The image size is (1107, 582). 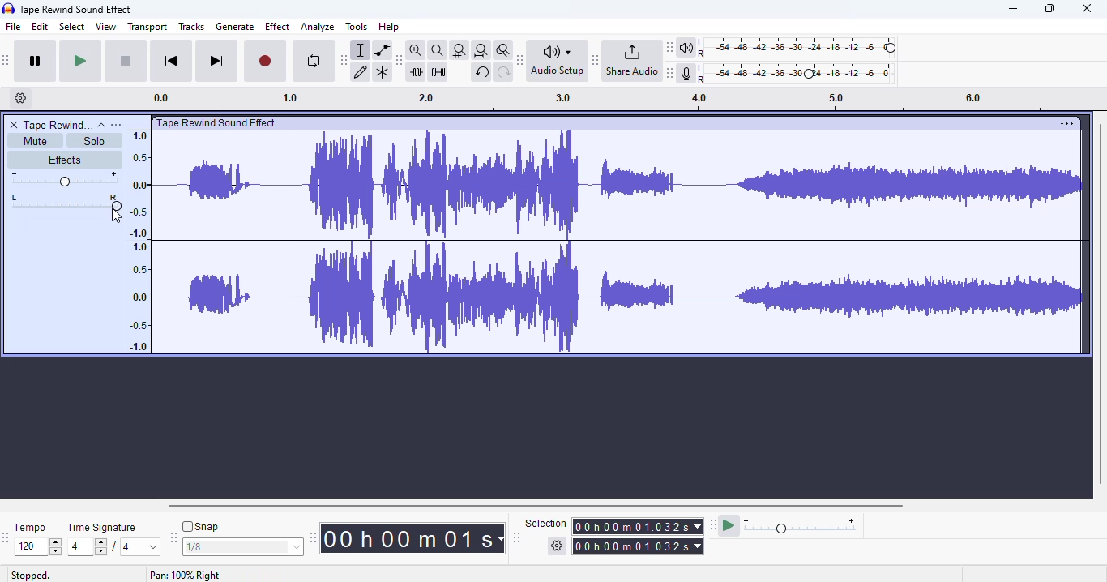 What do you see at coordinates (596, 59) in the screenshot?
I see `audacity share audio toolbar` at bounding box center [596, 59].